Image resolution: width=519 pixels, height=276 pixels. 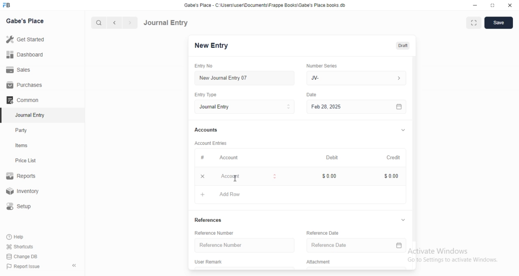 What do you see at coordinates (23, 130) in the screenshot?
I see `Party` at bounding box center [23, 130].